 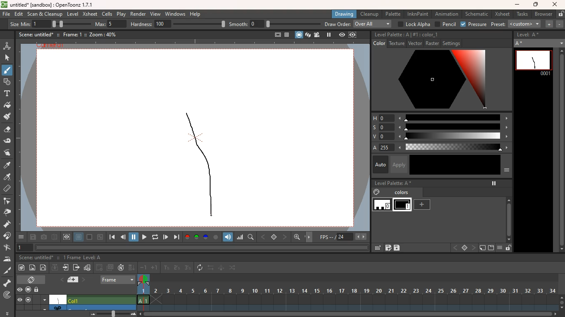 What do you see at coordinates (534, 62) in the screenshot?
I see `line 0001` at bounding box center [534, 62].